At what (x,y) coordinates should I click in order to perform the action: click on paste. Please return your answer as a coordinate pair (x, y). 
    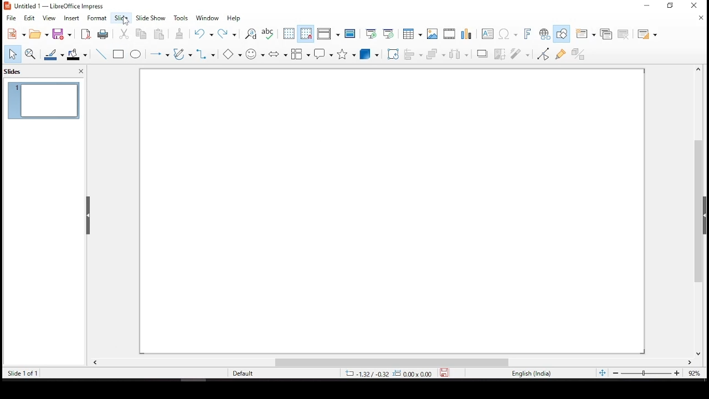
    Looking at the image, I should click on (161, 33).